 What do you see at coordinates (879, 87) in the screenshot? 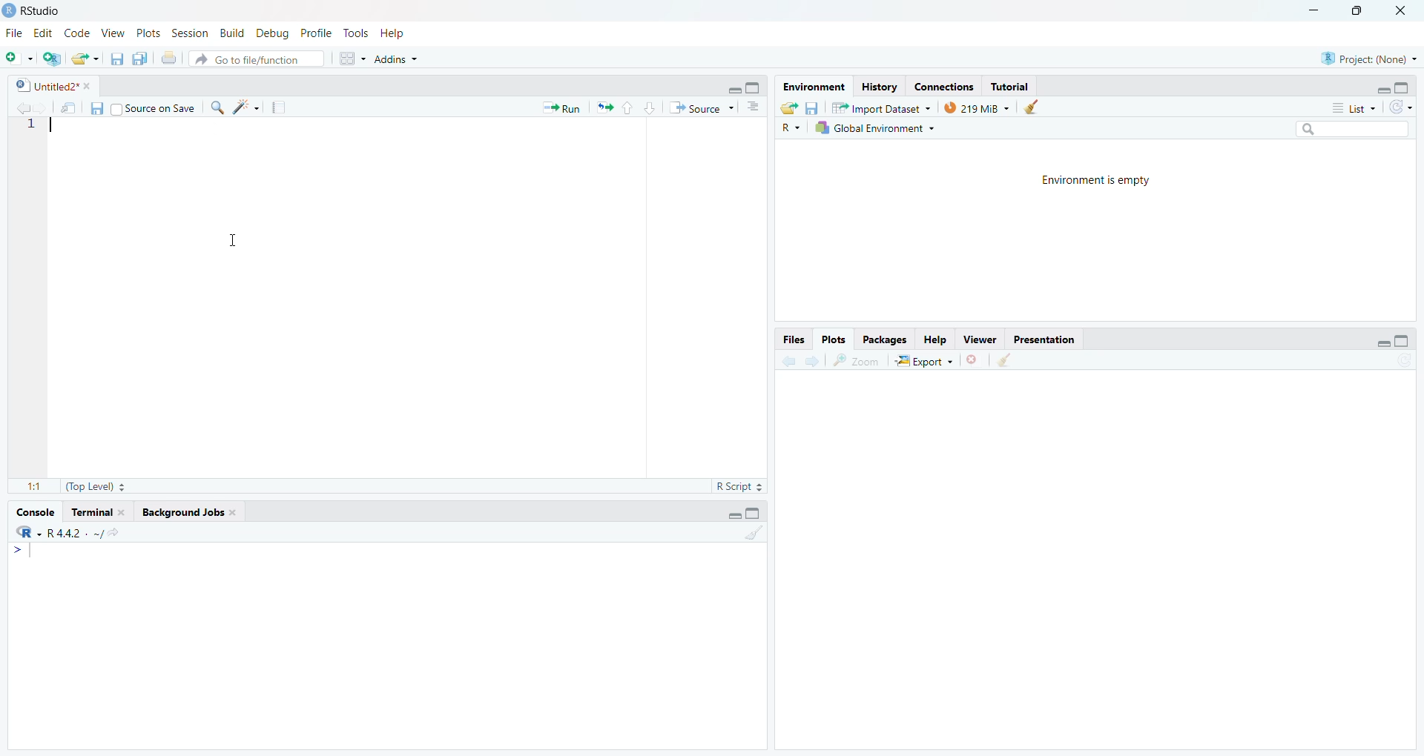
I see `History` at bounding box center [879, 87].